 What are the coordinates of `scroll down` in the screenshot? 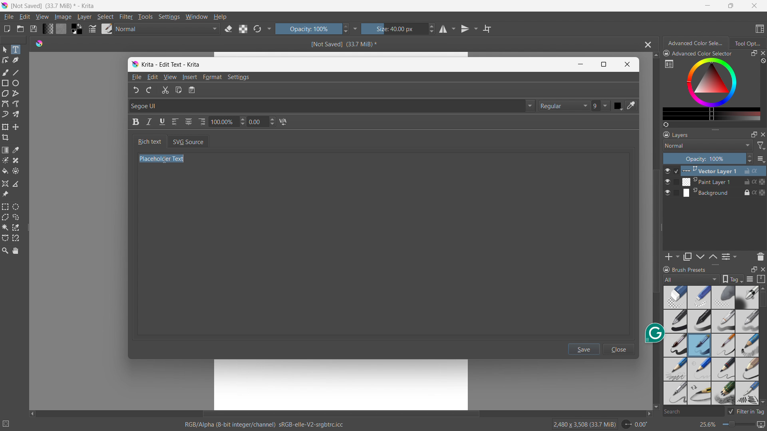 It's located at (656, 407).